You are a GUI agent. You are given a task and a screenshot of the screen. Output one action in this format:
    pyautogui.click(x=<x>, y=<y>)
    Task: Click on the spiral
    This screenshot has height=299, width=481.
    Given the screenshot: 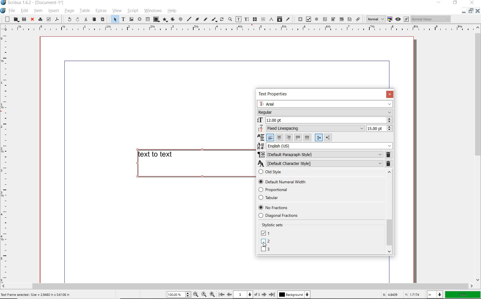 What is the action you would take?
    pyautogui.click(x=180, y=19)
    